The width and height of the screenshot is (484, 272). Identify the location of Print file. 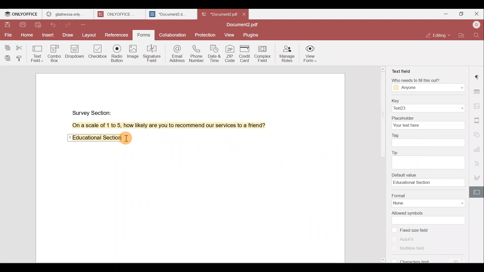
(22, 26).